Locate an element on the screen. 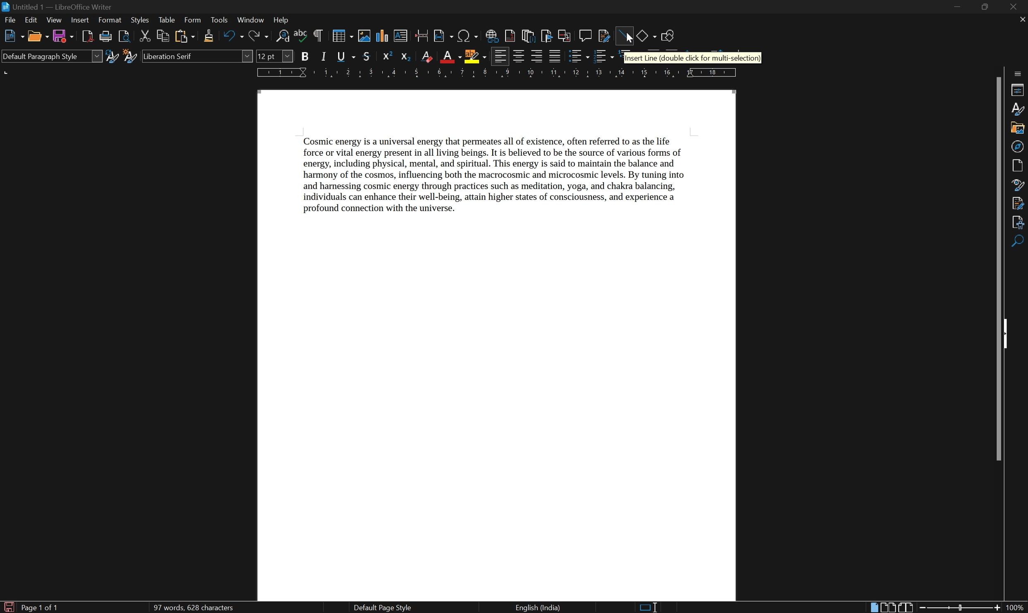 The width and height of the screenshot is (1028, 613). insert line is located at coordinates (623, 34).